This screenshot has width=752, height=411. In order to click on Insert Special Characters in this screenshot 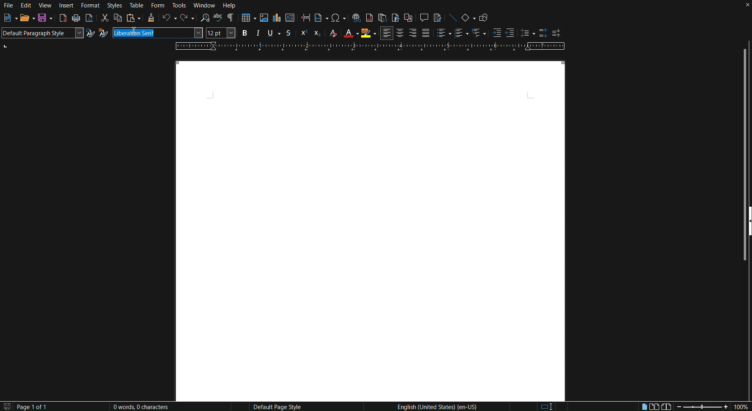, I will do `click(338, 19)`.